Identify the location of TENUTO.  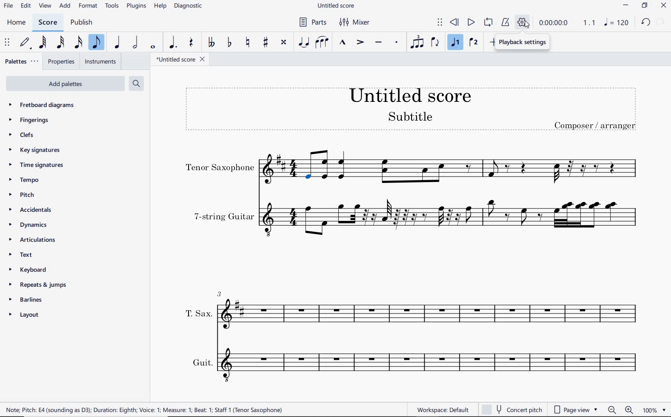
(378, 43).